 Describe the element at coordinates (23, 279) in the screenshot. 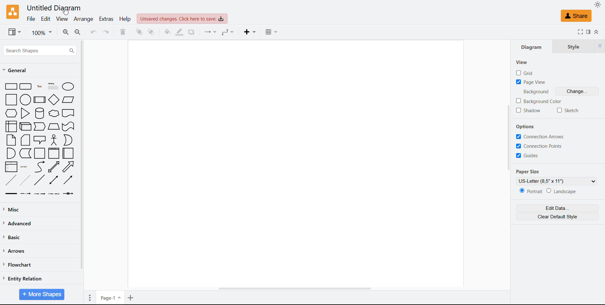

I see `Entity relation ` at that location.